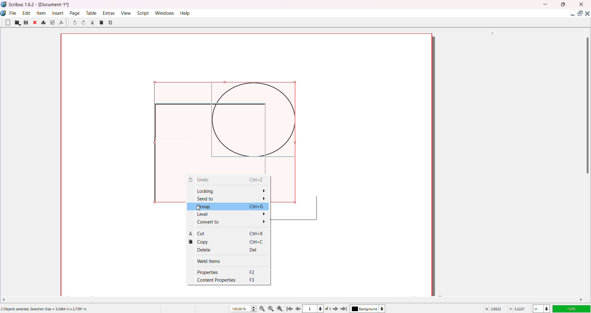  Describe the element at coordinates (52, 22) in the screenshot. I see `Preflight Verifier` at that location.